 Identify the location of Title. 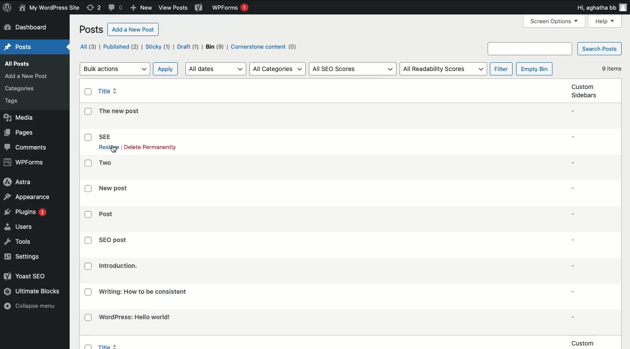
(106, 214).